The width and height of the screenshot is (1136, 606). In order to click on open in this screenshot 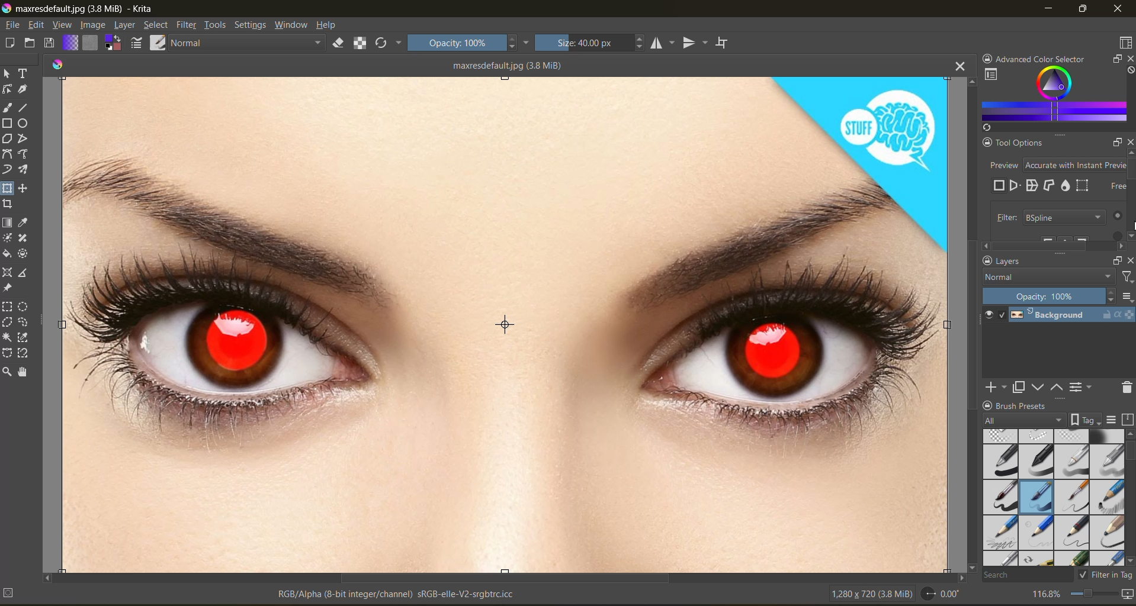, I will do `click(32, 44)`.